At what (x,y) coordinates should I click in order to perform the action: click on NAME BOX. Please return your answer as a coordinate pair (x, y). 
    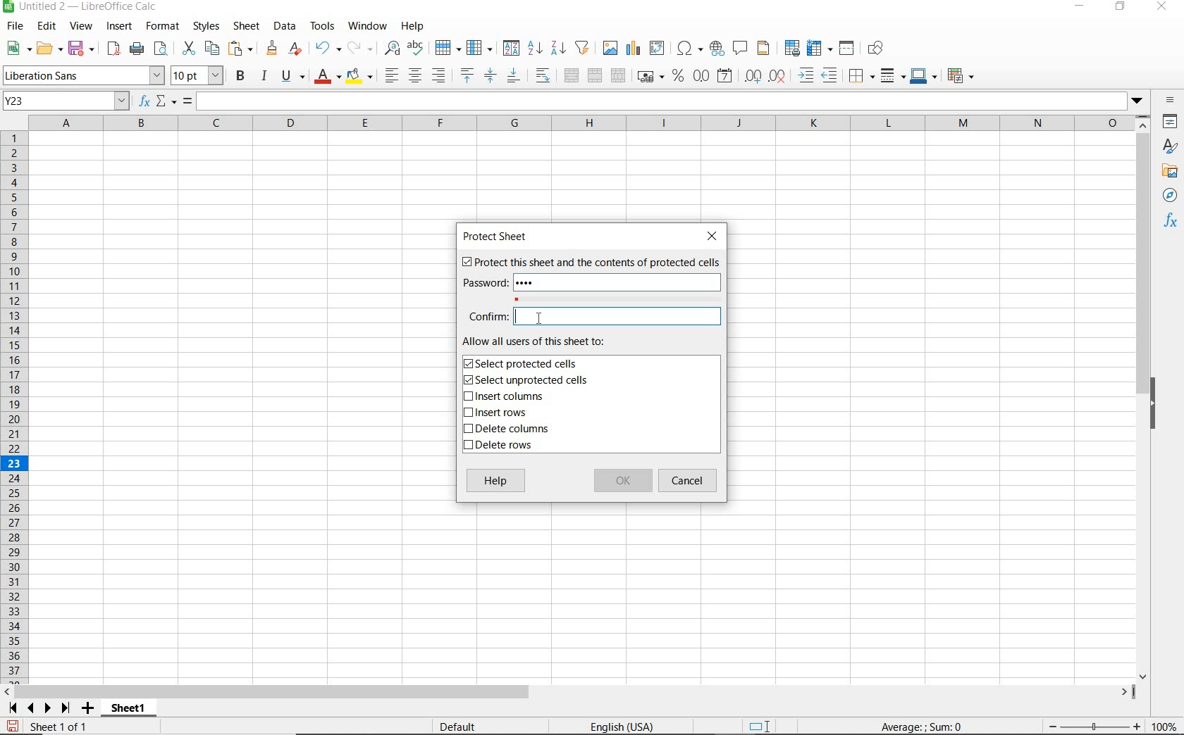
    Looking at the image, I should click on (66, 101).